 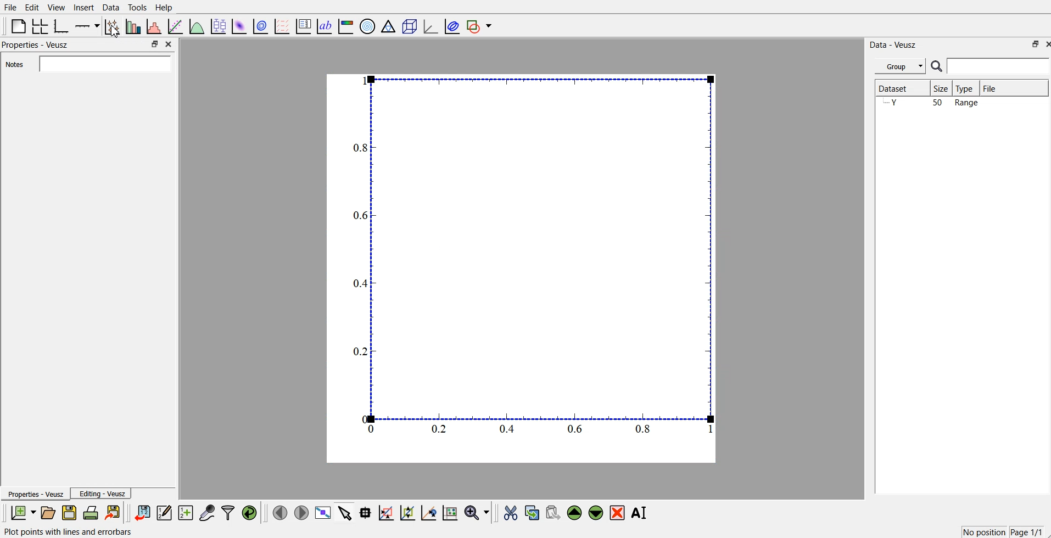 I want to click on no position, so click(x=982, y=531).